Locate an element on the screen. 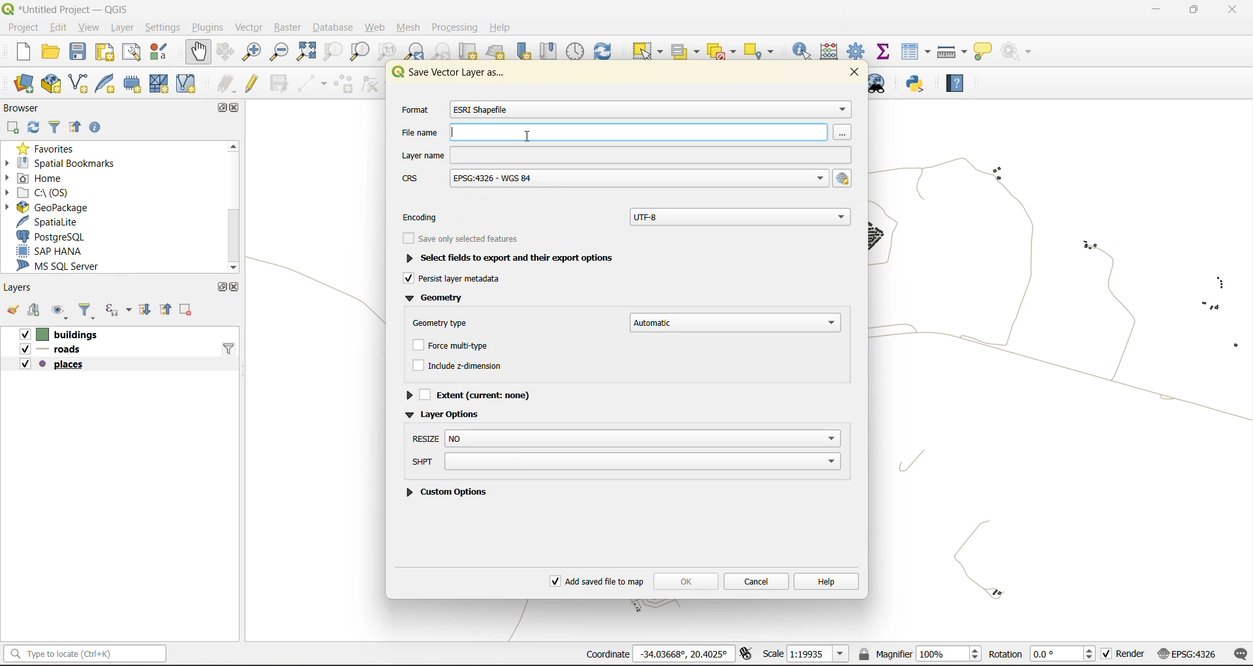 The height and width of the screenshot is (666, 1253). zoom in is located at coordinates (255, 52).